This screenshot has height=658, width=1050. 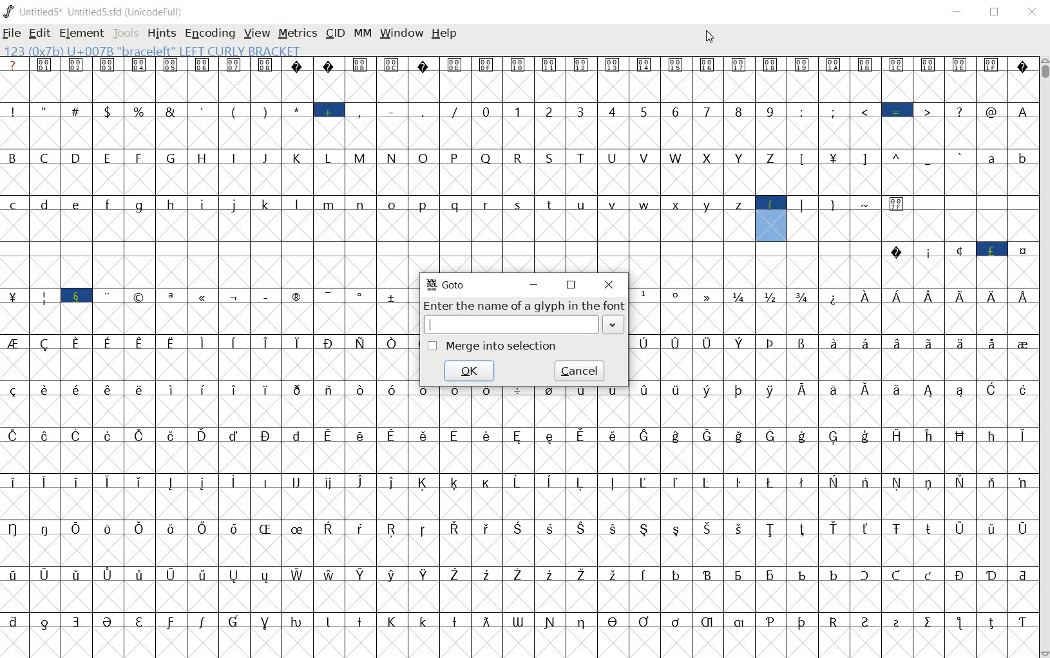 What do you see at coordinates (297, 34) in the screenshot?
I see `METRICS` at bounding box center [297, 34].